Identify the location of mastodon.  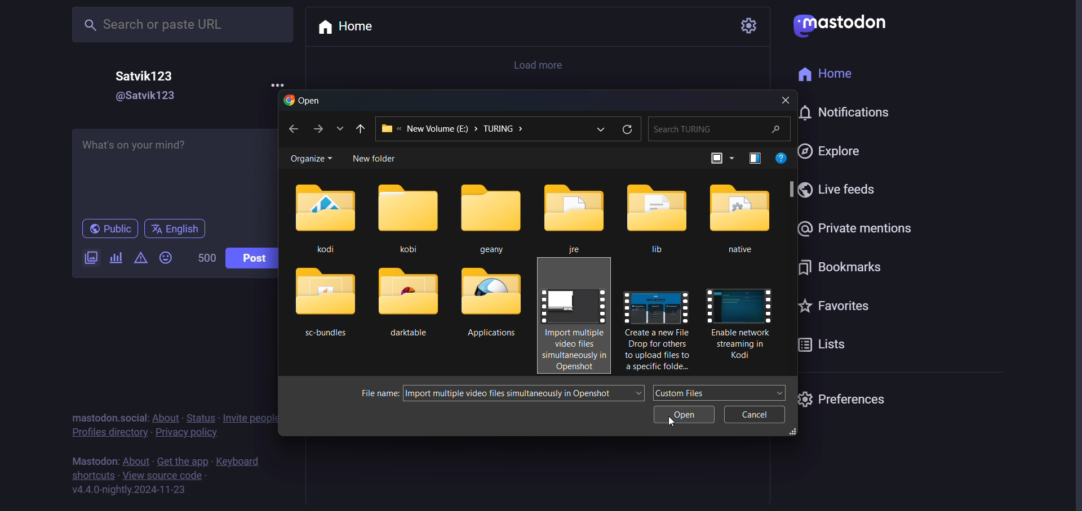
(842, 23).